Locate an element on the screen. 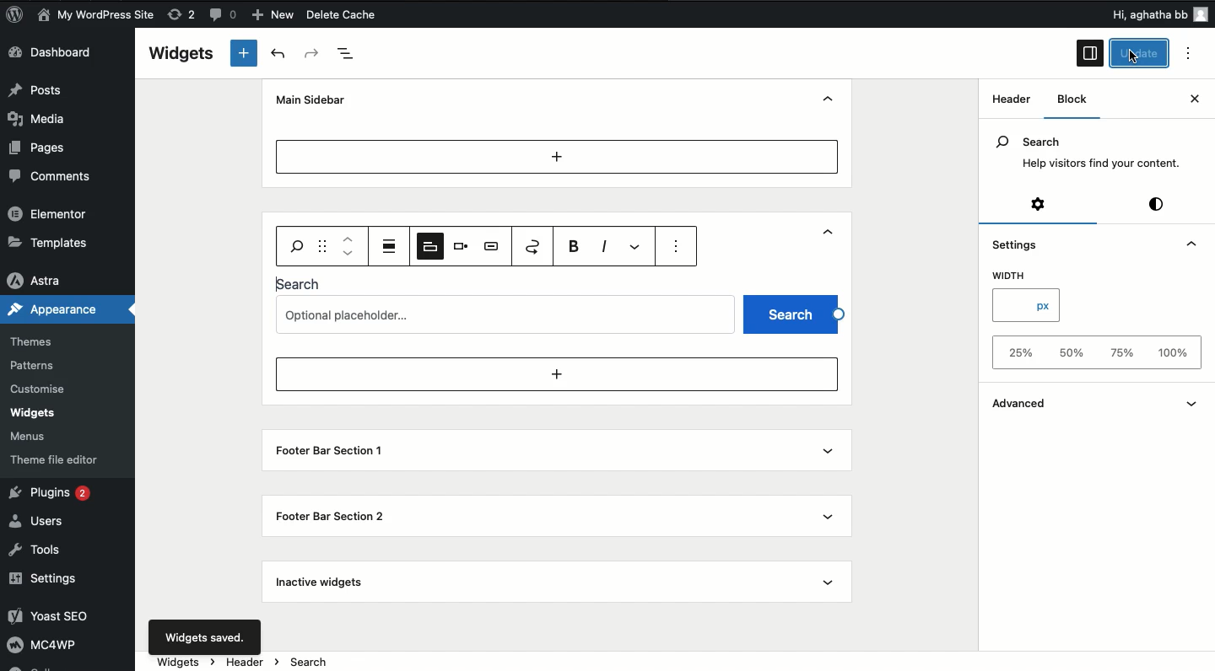 The width and height of the screenshot is (1215, 671). rework is located at coordinates (184, 17).